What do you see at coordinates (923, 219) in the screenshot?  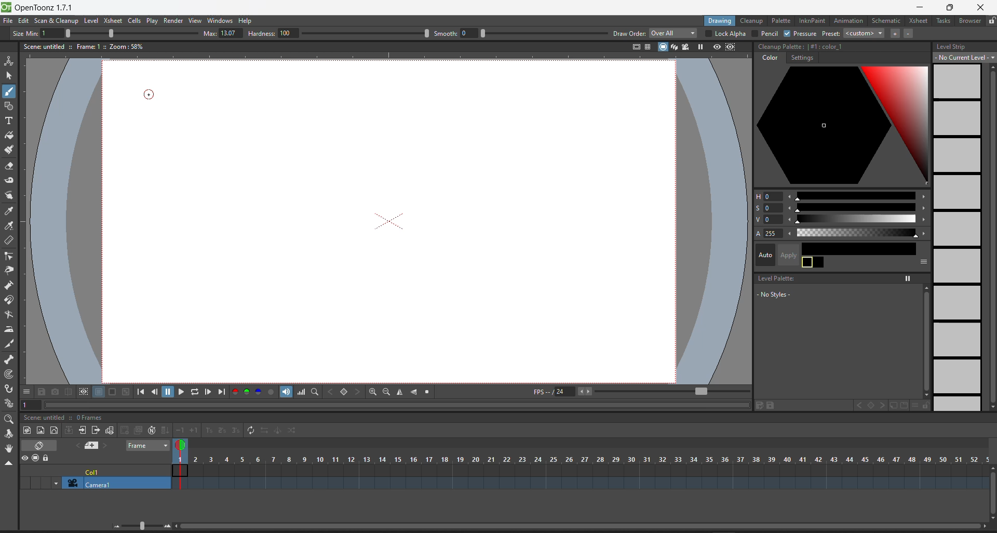 I see `move right` at bounding box center [923, 219].